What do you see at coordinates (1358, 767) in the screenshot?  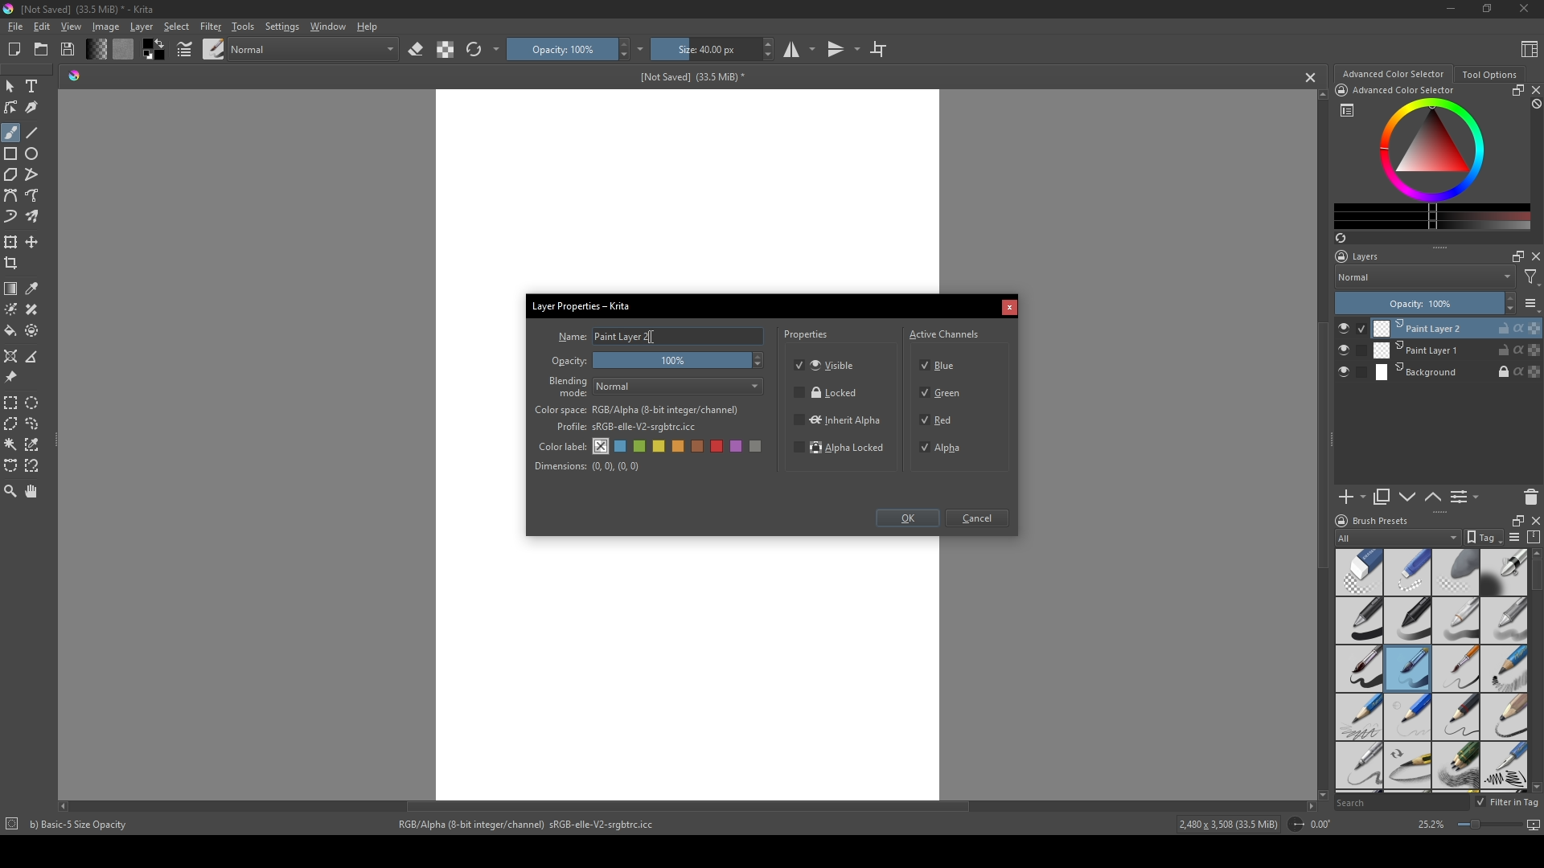 I see `sharp pencil` at bounding box center [1358, 767].